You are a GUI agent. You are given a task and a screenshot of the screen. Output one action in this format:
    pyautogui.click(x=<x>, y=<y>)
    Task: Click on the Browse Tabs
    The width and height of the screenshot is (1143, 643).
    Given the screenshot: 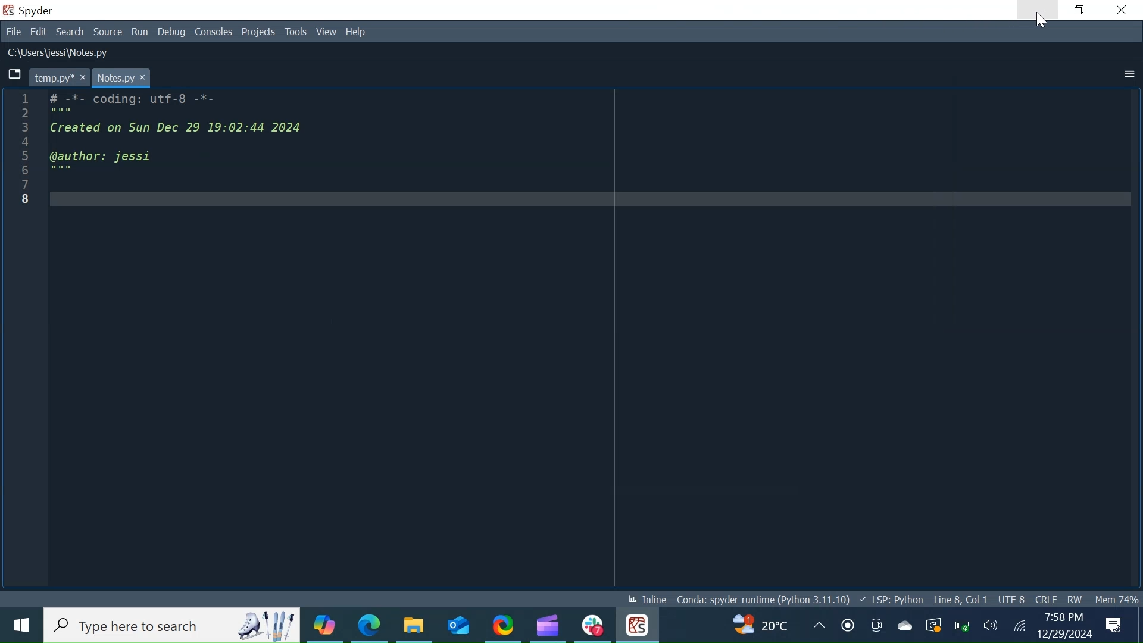 What is the action you would take?
    pyautogui.click(x=15, y=74)
    